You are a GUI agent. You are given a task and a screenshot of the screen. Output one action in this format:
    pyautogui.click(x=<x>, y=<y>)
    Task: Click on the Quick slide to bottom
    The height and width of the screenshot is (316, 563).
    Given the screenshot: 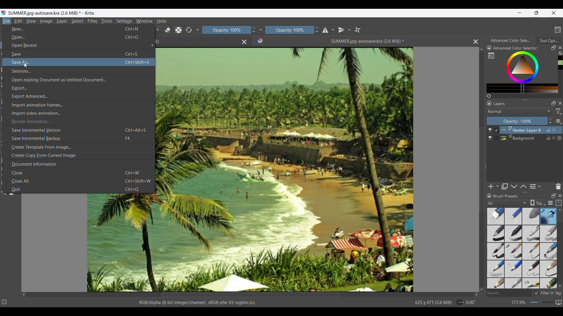 What is the action you would take?
    pyautogui.click(x=560, y=286)
    